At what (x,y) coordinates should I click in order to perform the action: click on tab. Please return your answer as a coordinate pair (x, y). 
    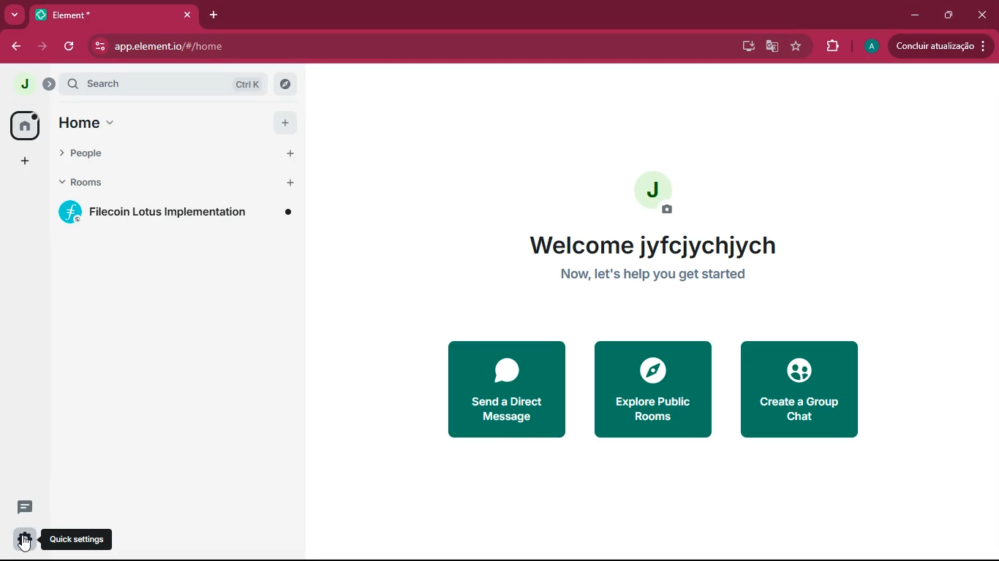
    Looking at the image, I should click on (112, 15).